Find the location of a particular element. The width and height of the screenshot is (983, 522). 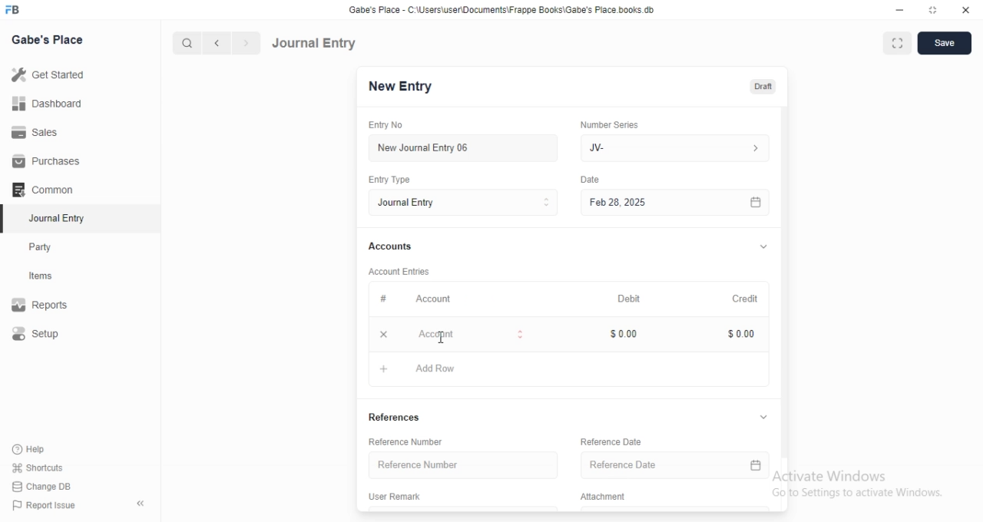

$000 is located at coordinates (743, 334).